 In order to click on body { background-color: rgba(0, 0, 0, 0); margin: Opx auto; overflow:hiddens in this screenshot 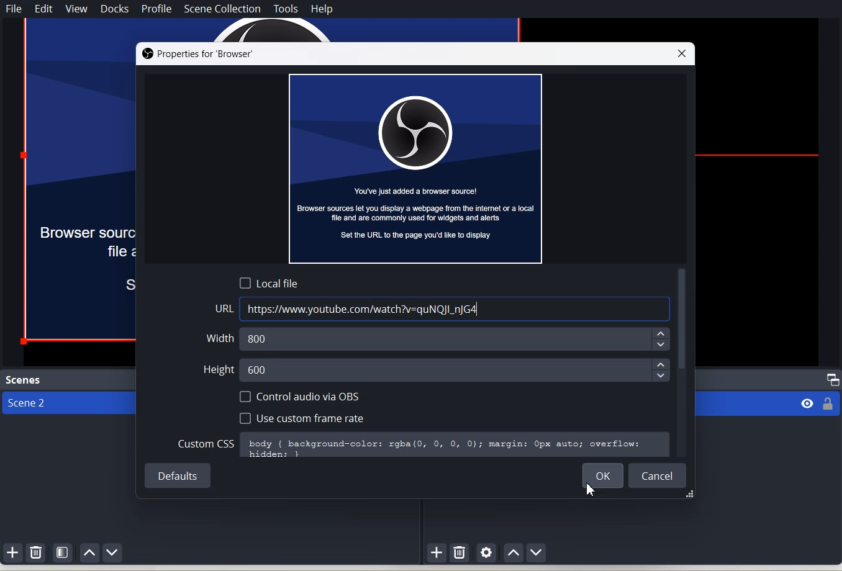, I will do `click(456, 446)`.